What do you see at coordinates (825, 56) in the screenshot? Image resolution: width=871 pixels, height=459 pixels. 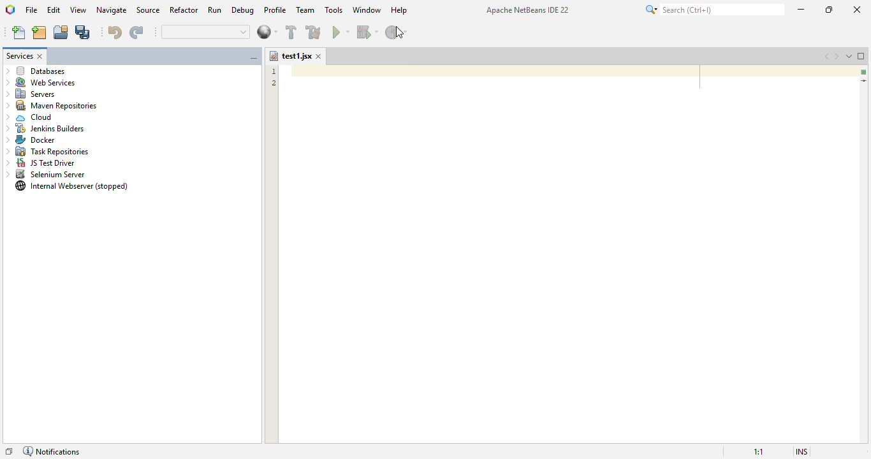 I see `scroll documents left` at bounding box center [825, 56].